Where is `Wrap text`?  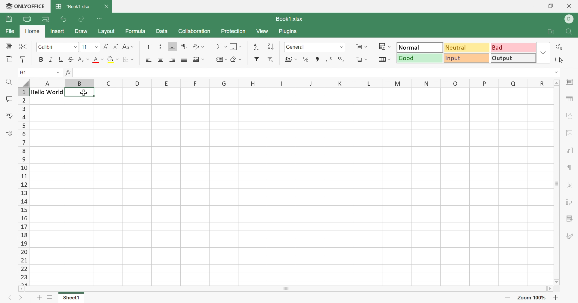 Wrap text is located at coordinates (184, 46).